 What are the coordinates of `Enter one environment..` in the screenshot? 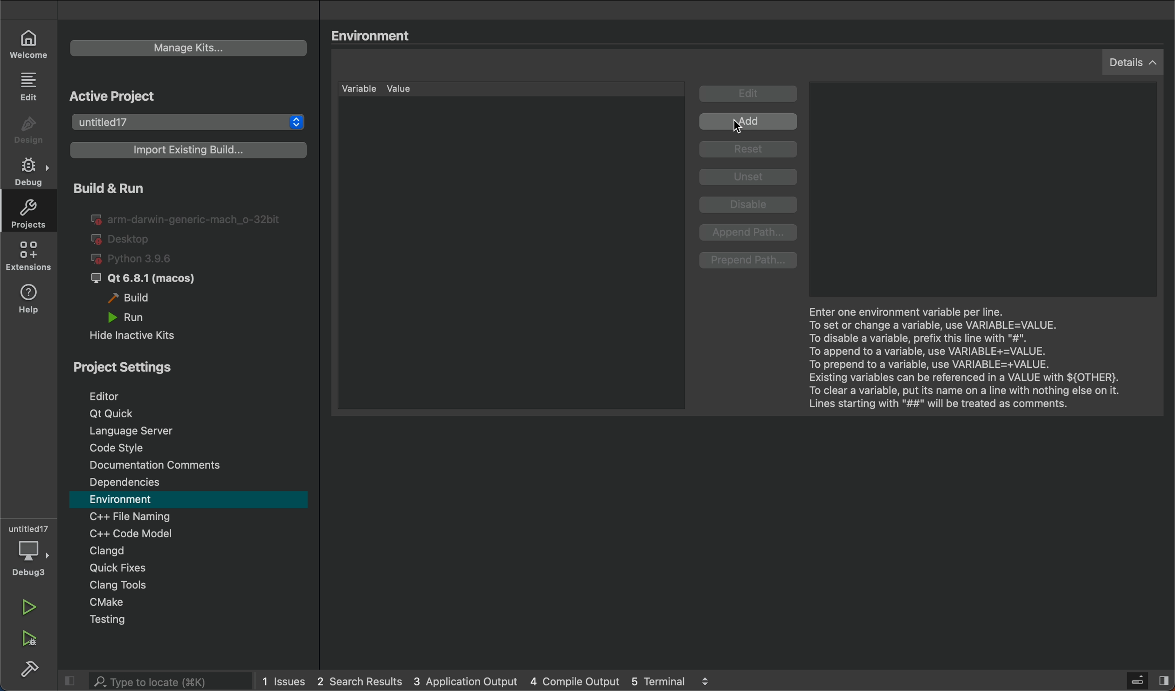 It's located at (965, 355).